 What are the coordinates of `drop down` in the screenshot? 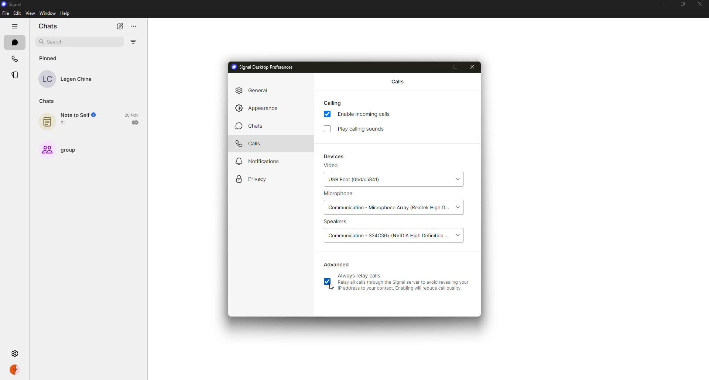 It's located at (458, 235).